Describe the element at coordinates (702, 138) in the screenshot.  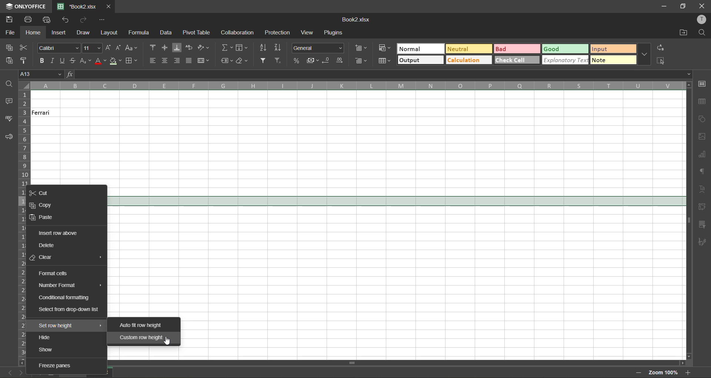
I see `images` at that location.